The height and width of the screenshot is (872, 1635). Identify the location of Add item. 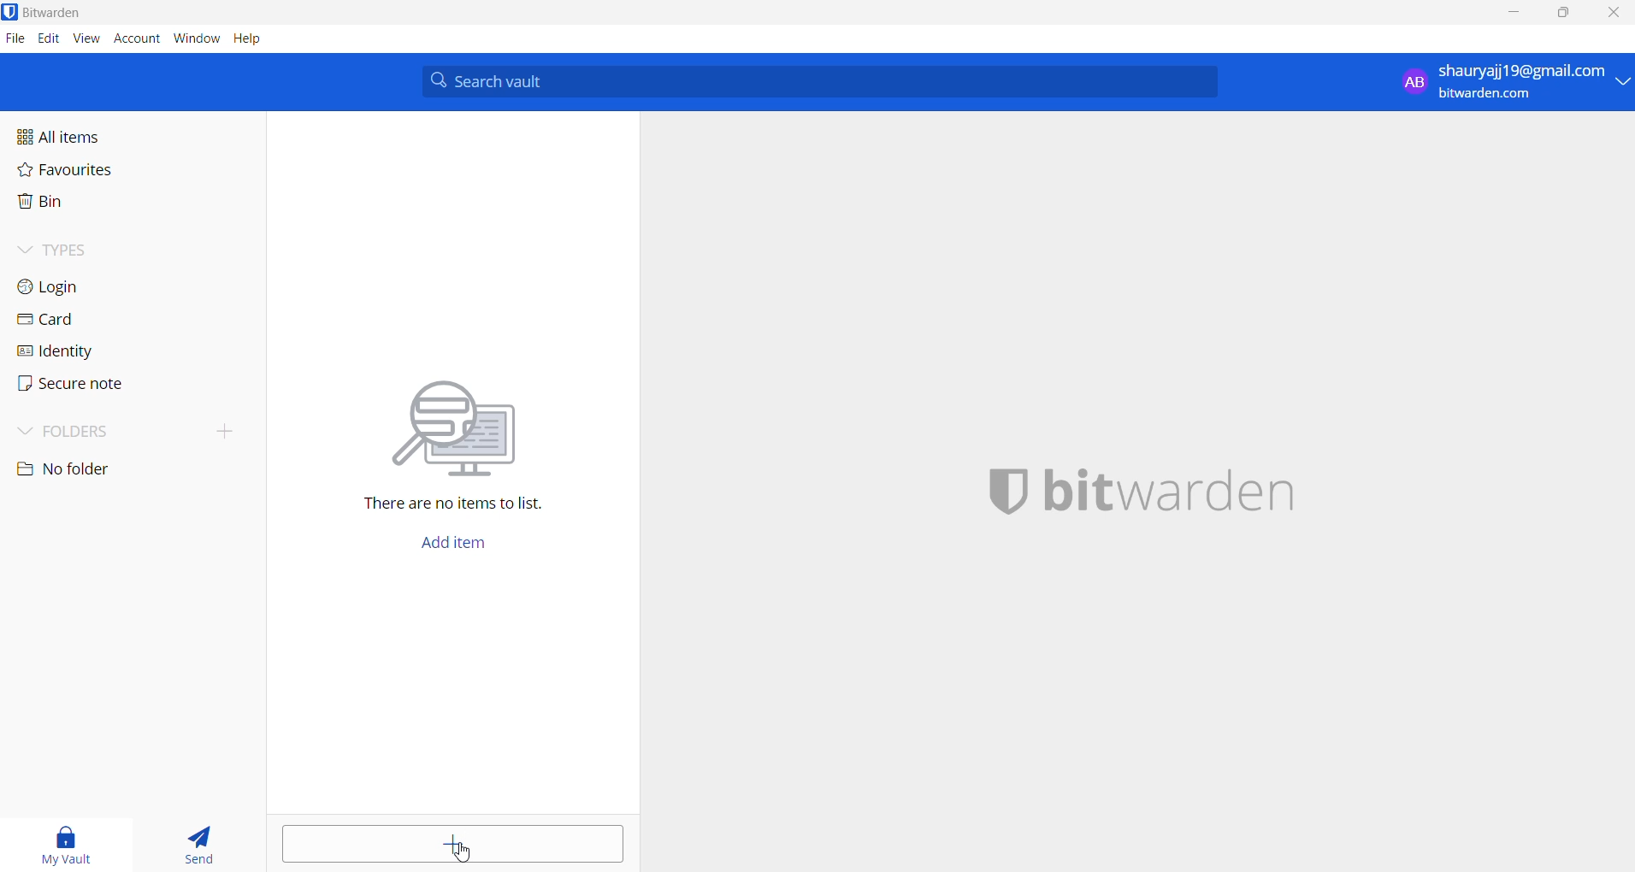
(452, 547).